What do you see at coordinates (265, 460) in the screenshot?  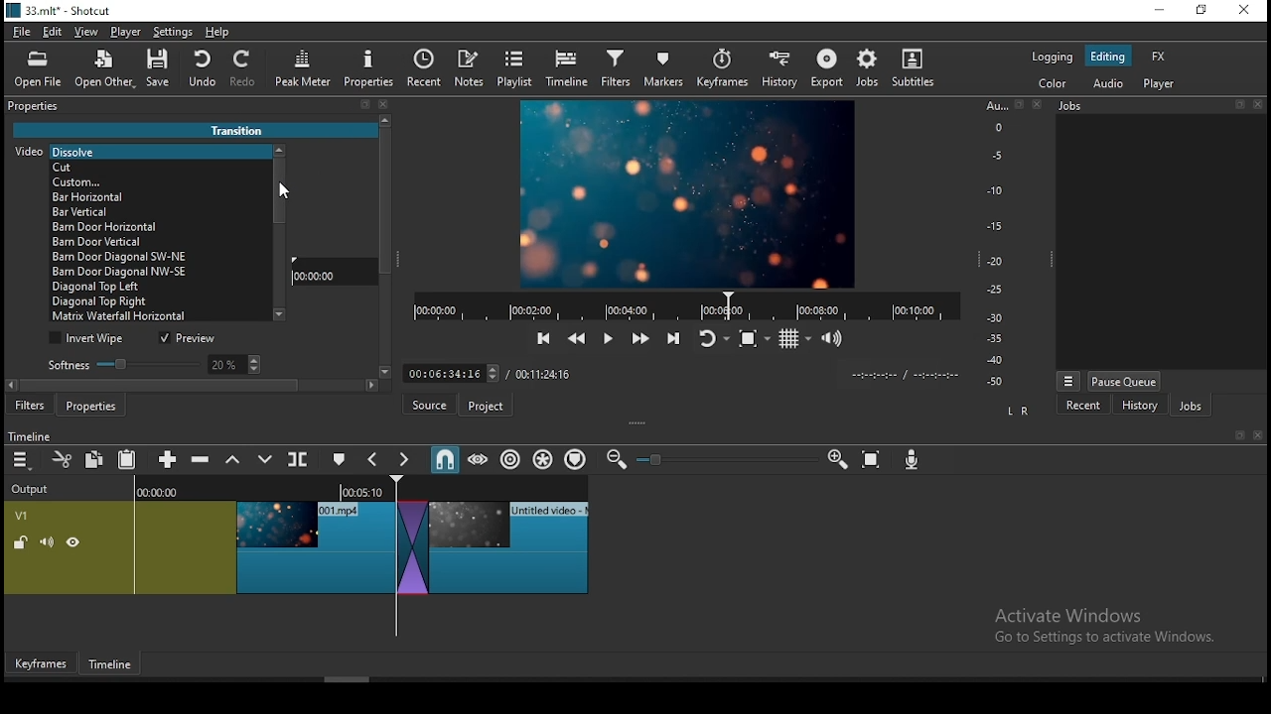 I see `overwrite` at bounding box center [265, 460].